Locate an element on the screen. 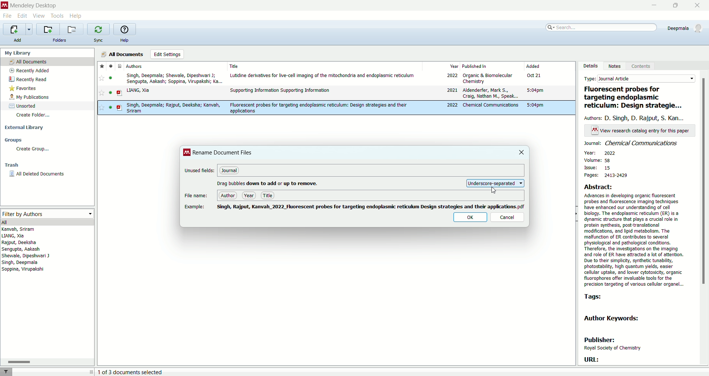 The width and height of the screenshot is (709, 376). all is located at coordinates (47, 222).